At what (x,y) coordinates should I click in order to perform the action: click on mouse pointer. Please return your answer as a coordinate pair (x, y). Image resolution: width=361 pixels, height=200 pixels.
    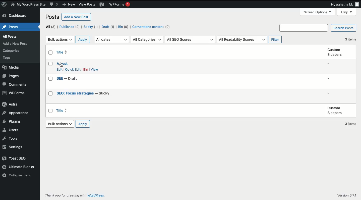
    Looking at the image, I should click on (62, 65).